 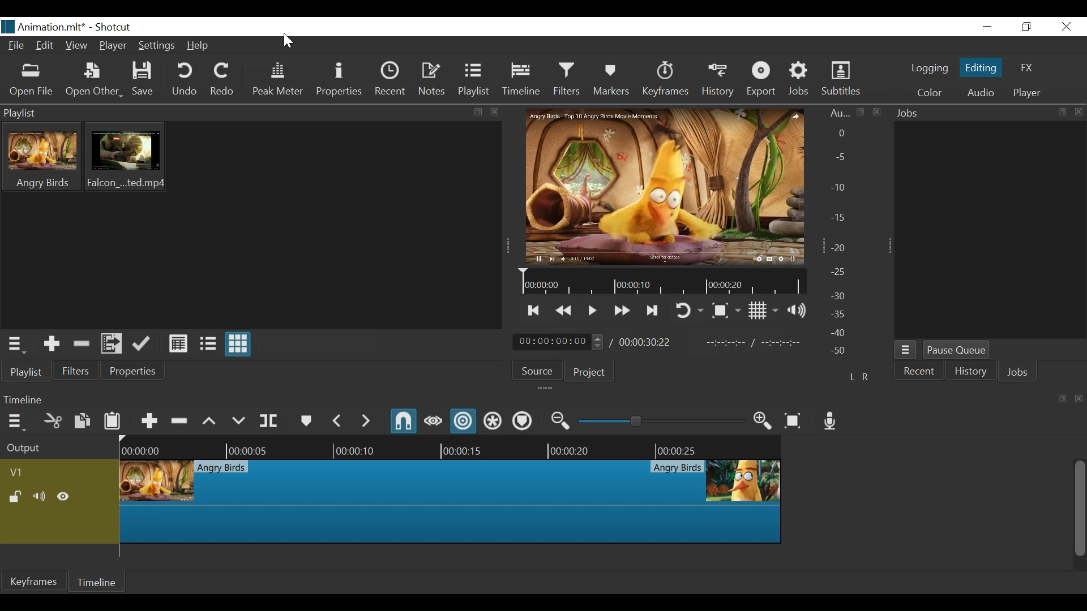 I want to click on Ripple Delete, so click(x=181, y=419).